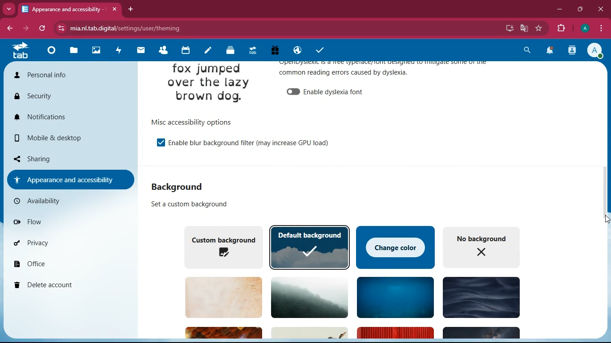  I want to click on on, so click(160, 142).